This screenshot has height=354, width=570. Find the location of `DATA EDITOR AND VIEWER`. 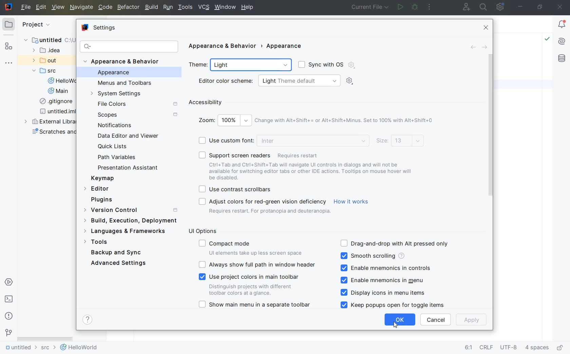

DATA EDITOR AND VIEWER is located at coordinates (128, 136).